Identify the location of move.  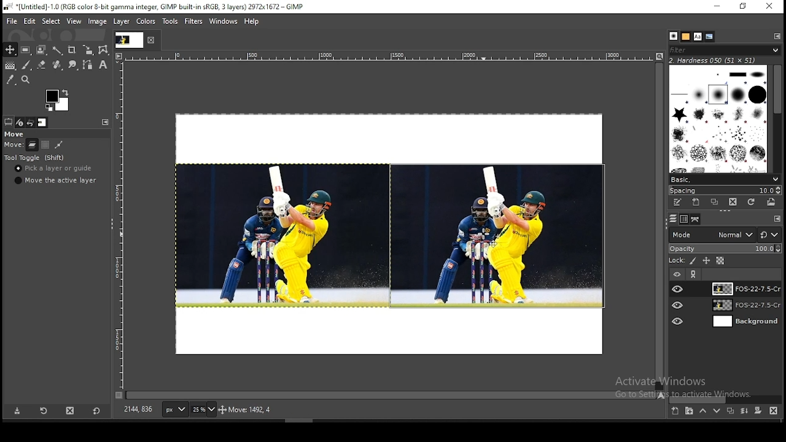
(15, 134).